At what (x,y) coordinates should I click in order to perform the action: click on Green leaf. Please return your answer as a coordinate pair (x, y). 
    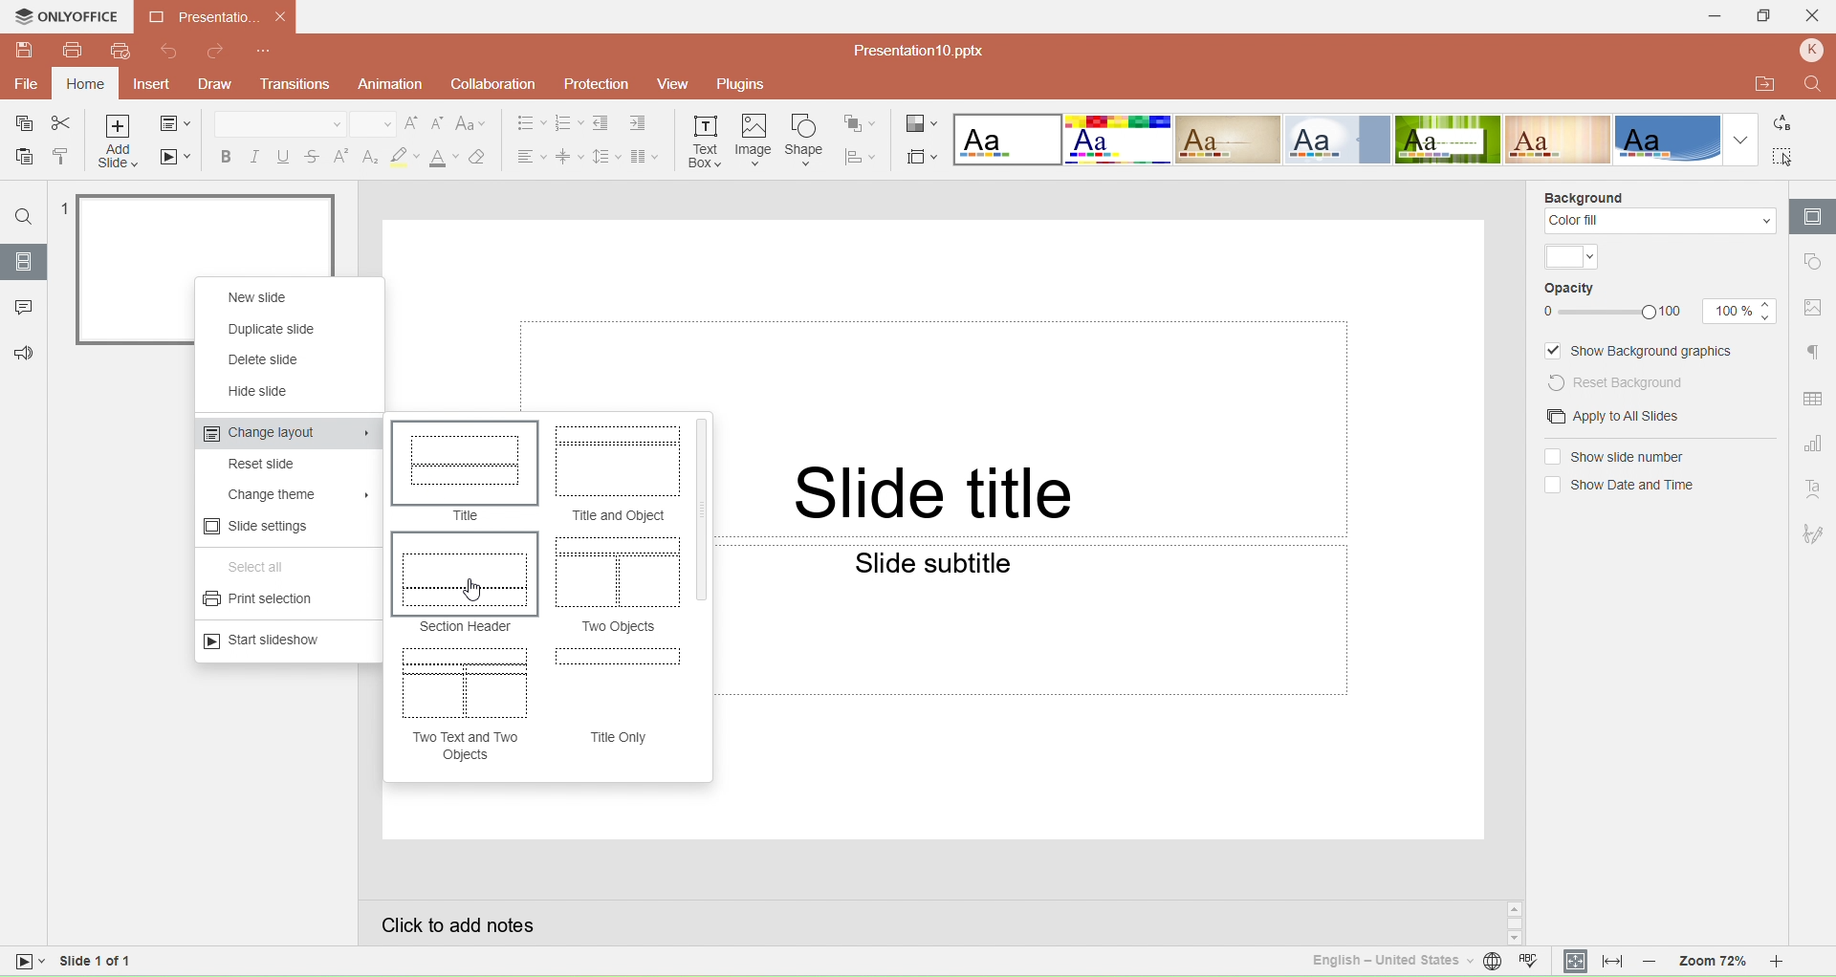
    Looking at the image, I should click on (1451, 140).